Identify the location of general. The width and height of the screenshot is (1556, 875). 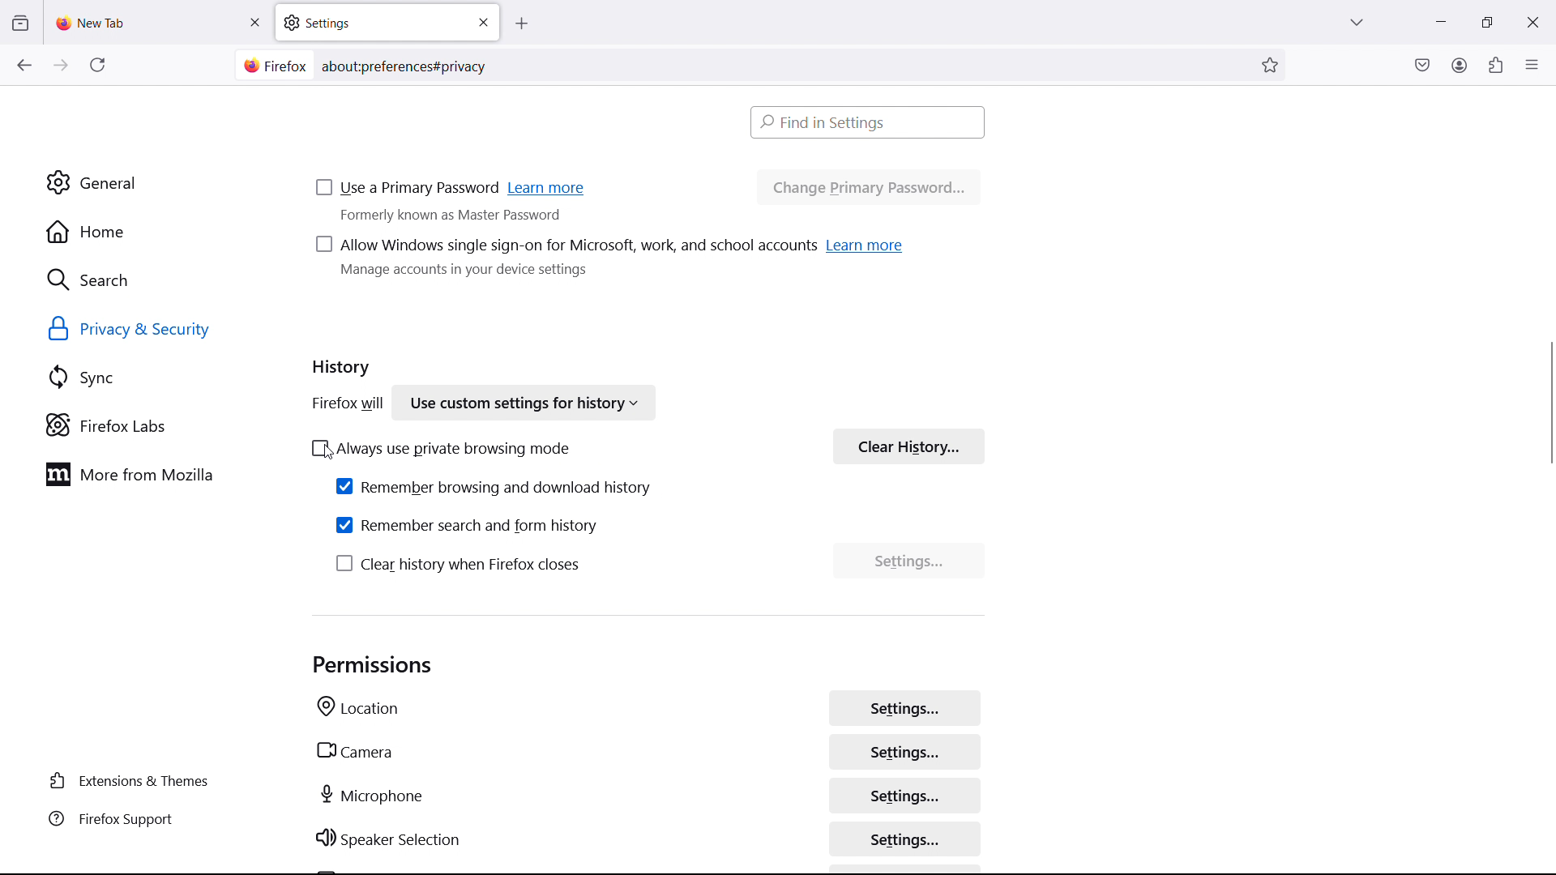
(152, 183).